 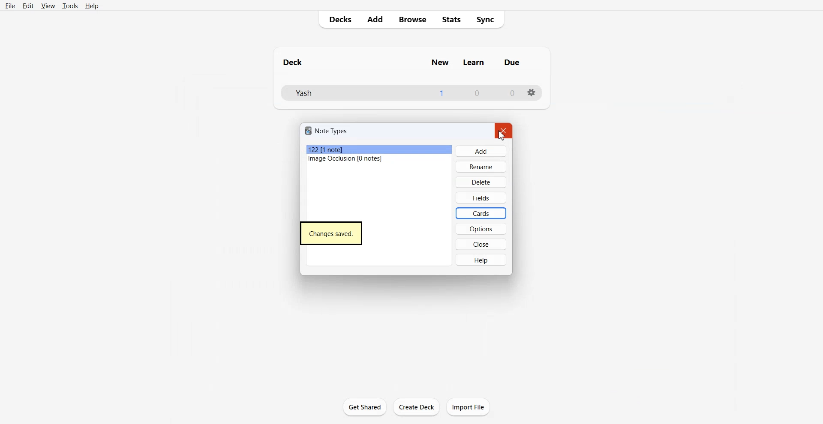 What do you see at coordinates (477, 93) in the screenshot?
I see `Text` at bounding box center [477, 93].